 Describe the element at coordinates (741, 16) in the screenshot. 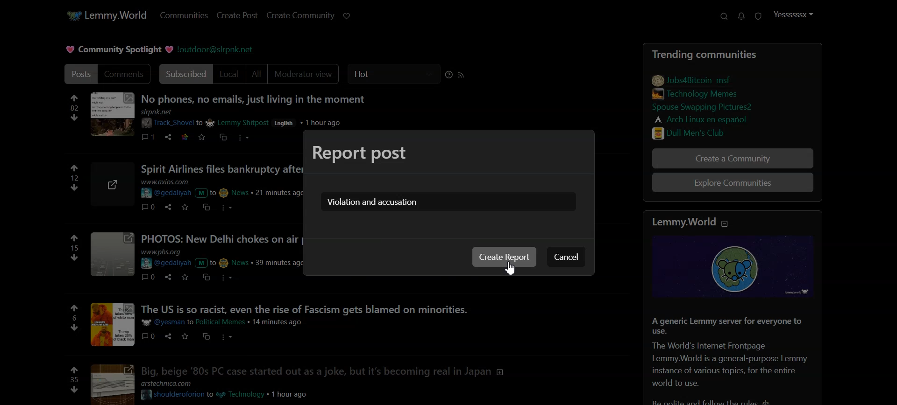

I see `Unread Message` at that location.